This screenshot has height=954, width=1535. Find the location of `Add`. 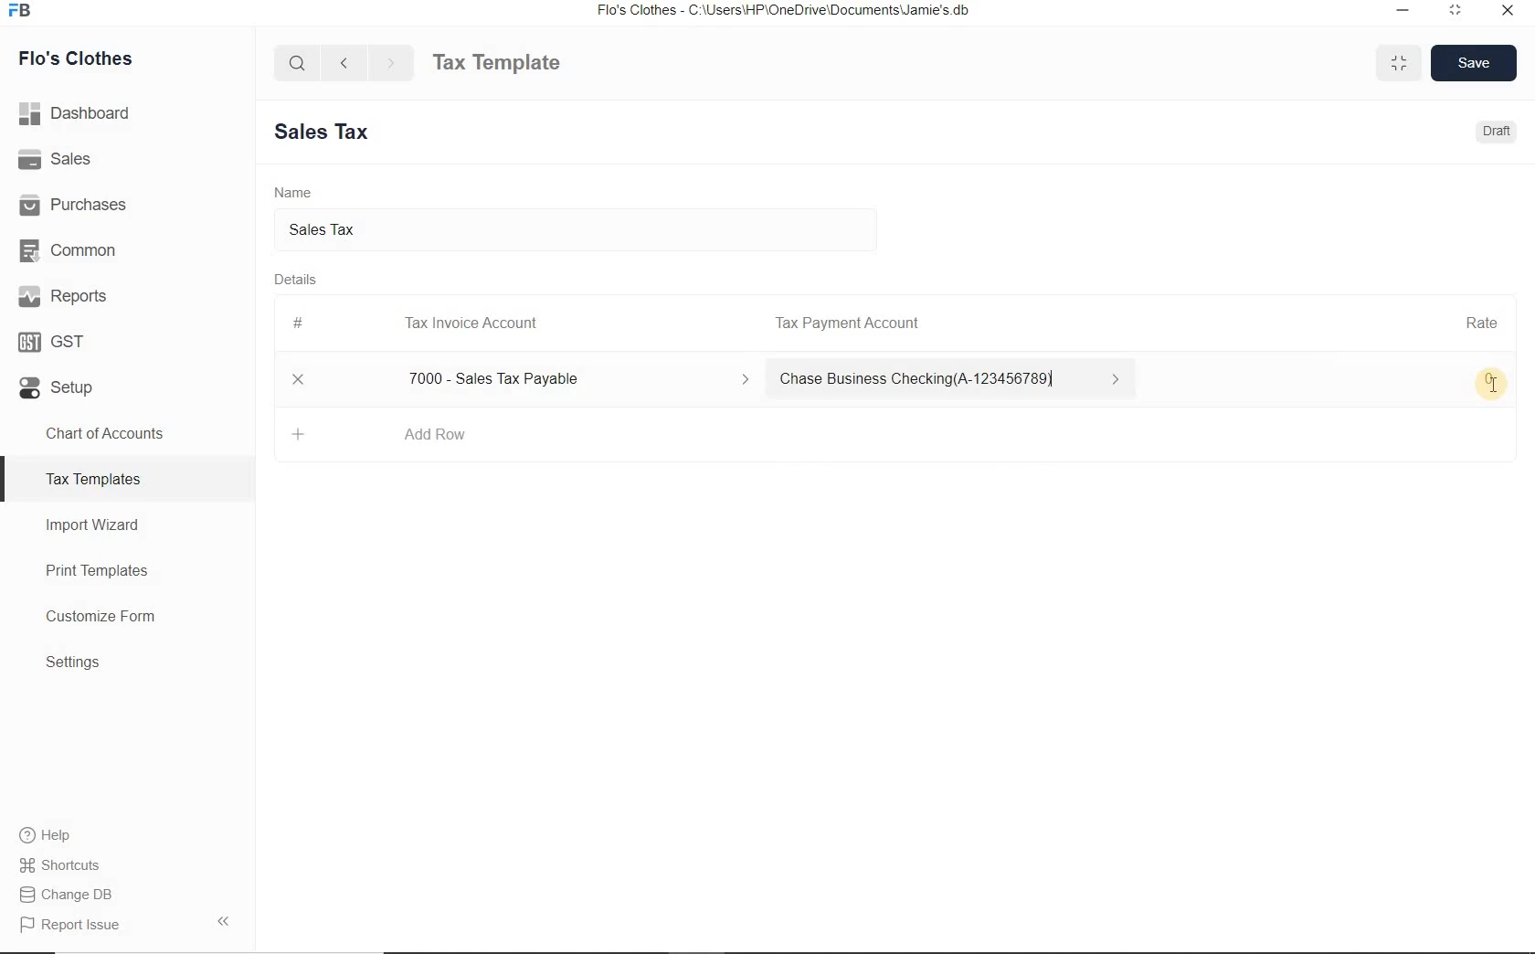

Add is located at coordinates (300, 434).